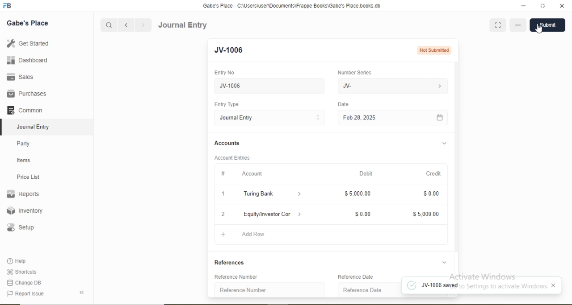  Describe the element at coordinates (433, 173) in the screenshot. I see `Credit` at that location.